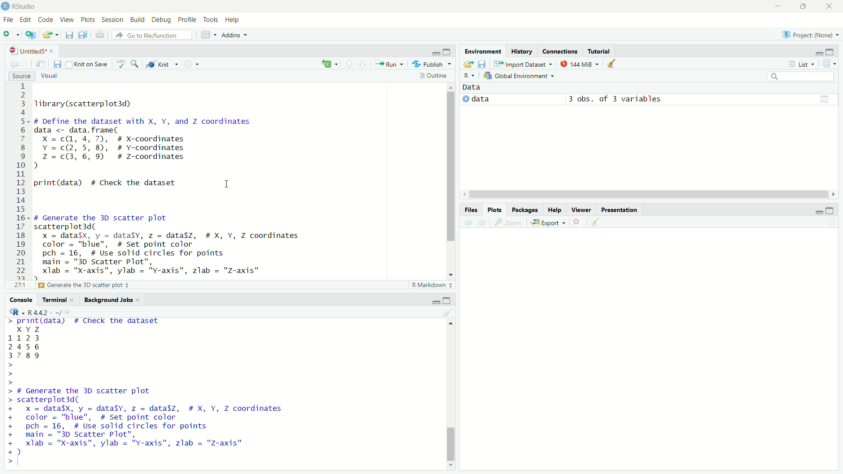 This screenshot has width=843, height=474. Describe the element at coordinates (818, 50) in the screenshot. I see `minimize` at that location.